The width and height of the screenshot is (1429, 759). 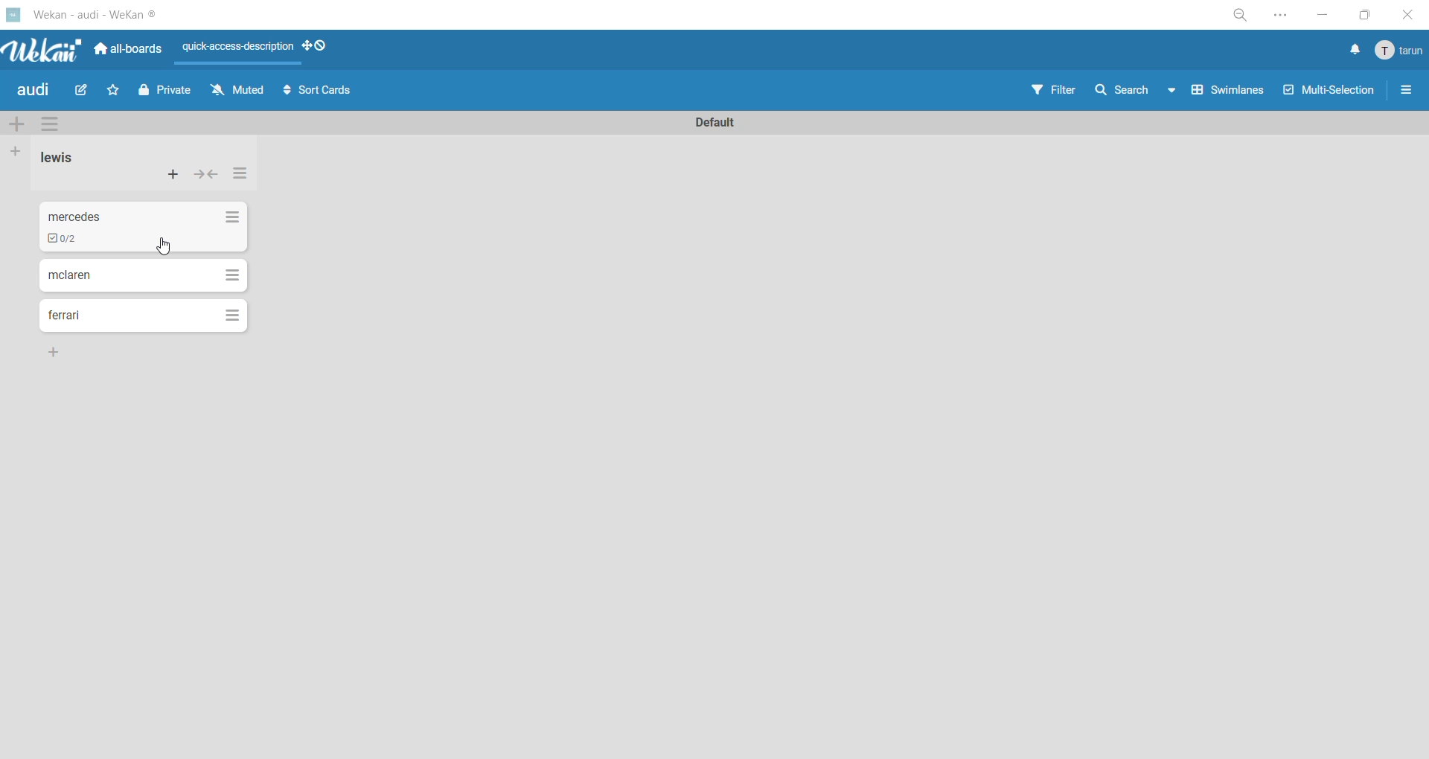 What do you see at coordinates (45, 51) in the screenshot?
I see `app logo` at bounding box center [45, 51].